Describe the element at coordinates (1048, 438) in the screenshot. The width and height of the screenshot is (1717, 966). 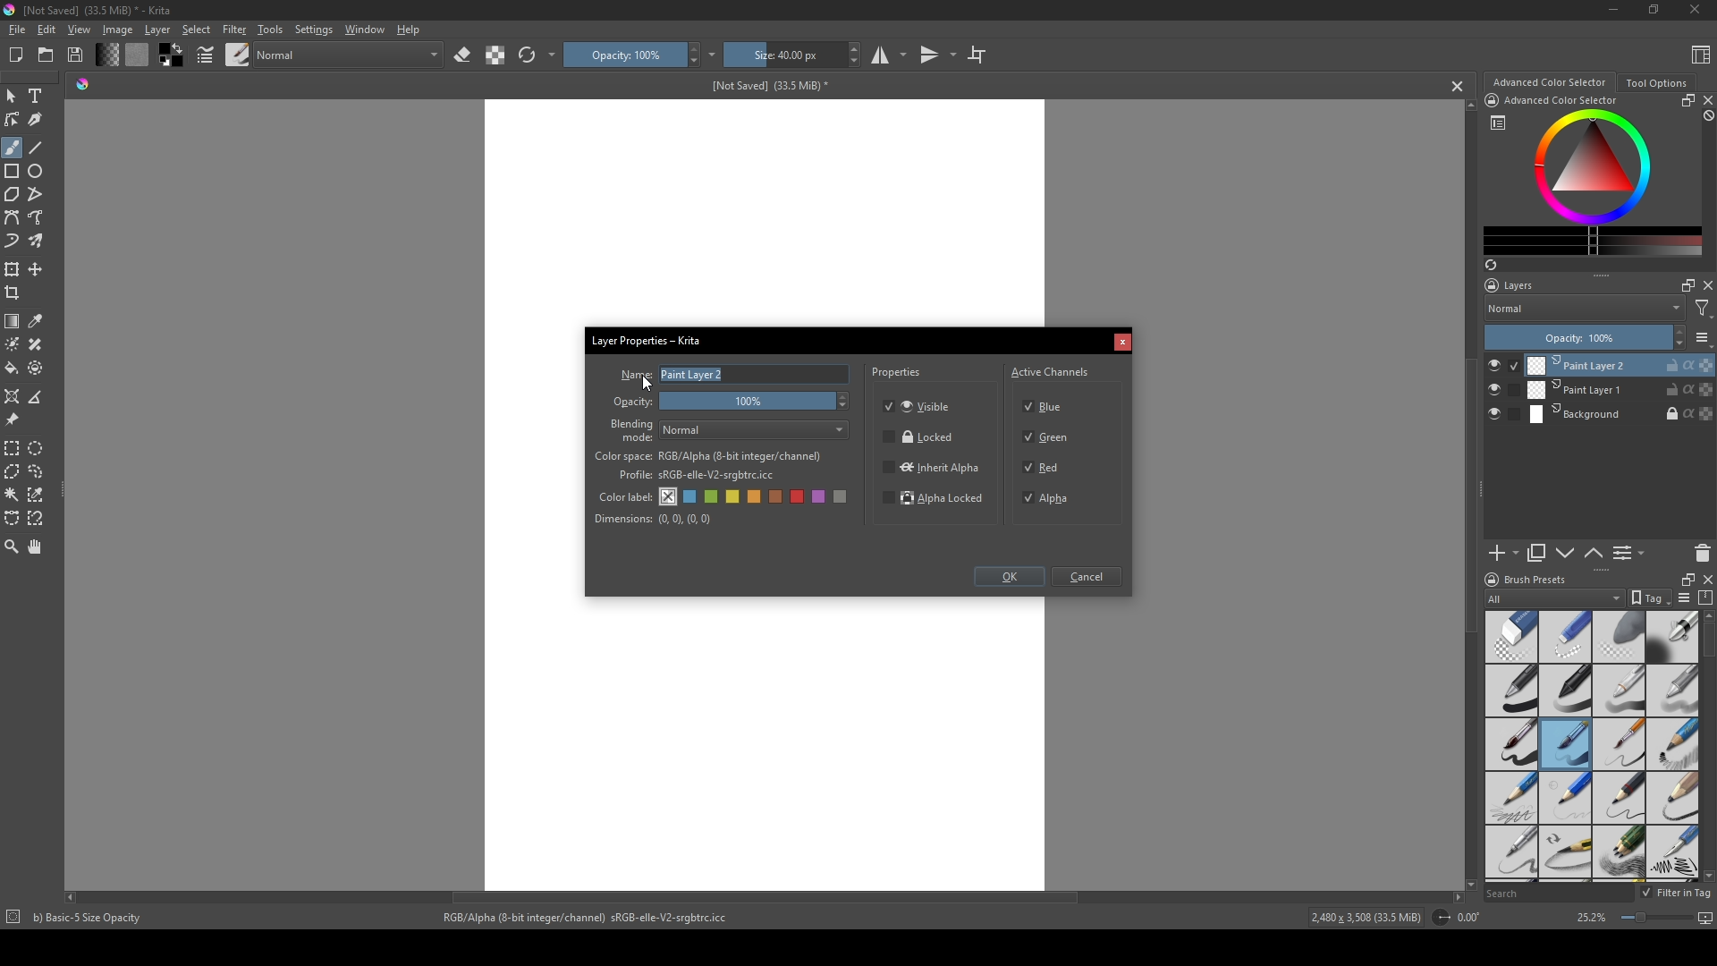
I see `Green` at that location.